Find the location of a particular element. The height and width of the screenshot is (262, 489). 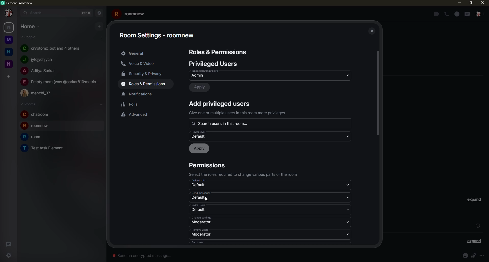

expand is located at coordinates (474, 241).